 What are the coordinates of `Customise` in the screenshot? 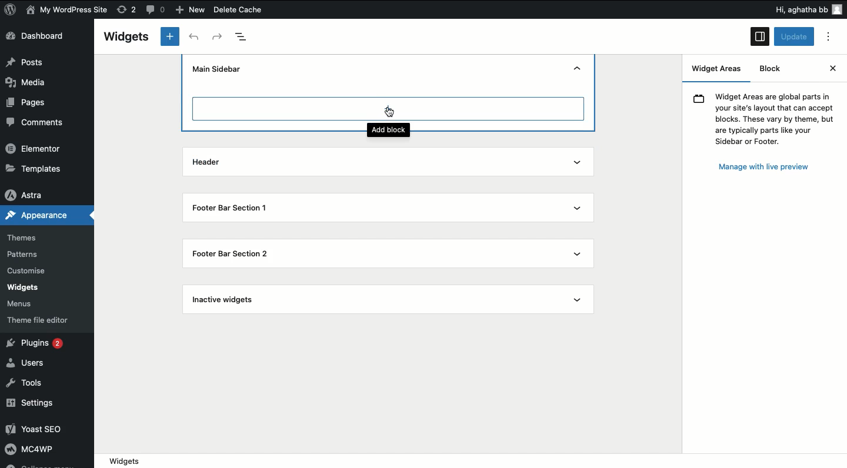 It's located at (27, 269).